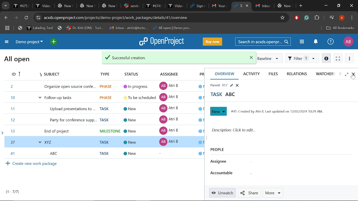 This screenshot has width=358, height=201. What do you see at coordinates (237, 85) in the screenshot?
I see `Close` at bounding box center [237, 85].